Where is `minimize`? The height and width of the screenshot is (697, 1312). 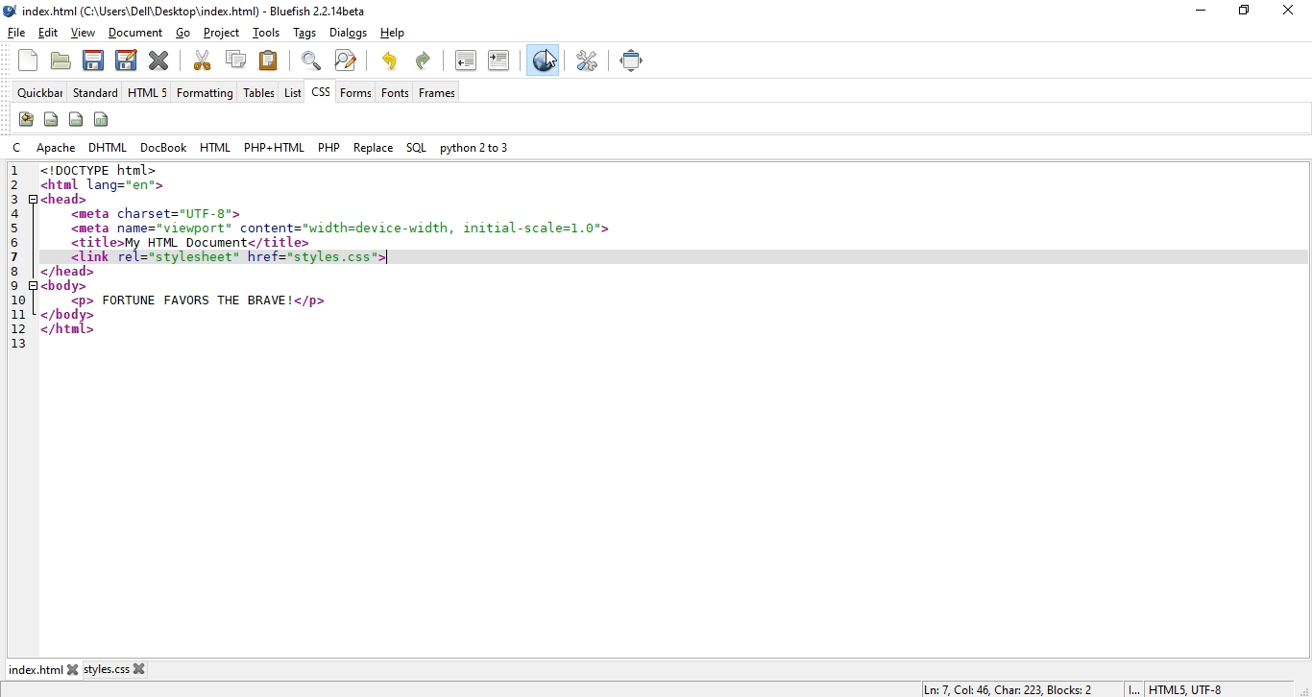
minimize is located at coordinates (1197, 11).